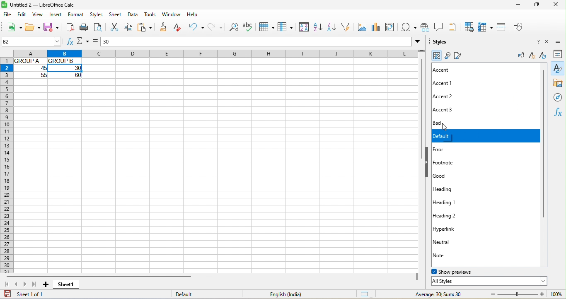 The width and height of the screenshot is (566, 299). I want to click on save, so click(6, 294).